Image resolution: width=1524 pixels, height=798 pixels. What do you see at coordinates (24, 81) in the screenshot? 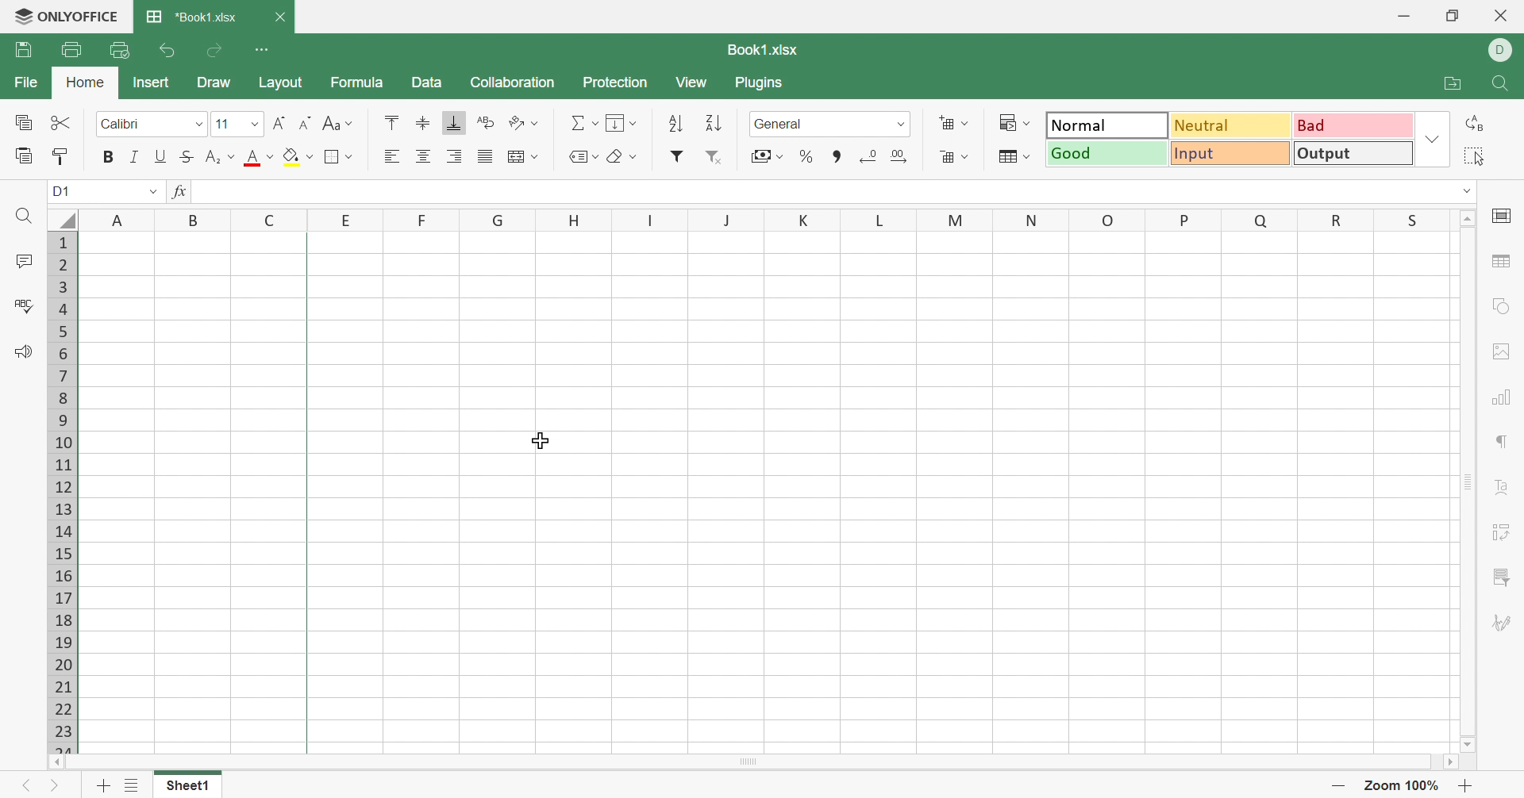
I see `File` at bounding box center [24, 81].